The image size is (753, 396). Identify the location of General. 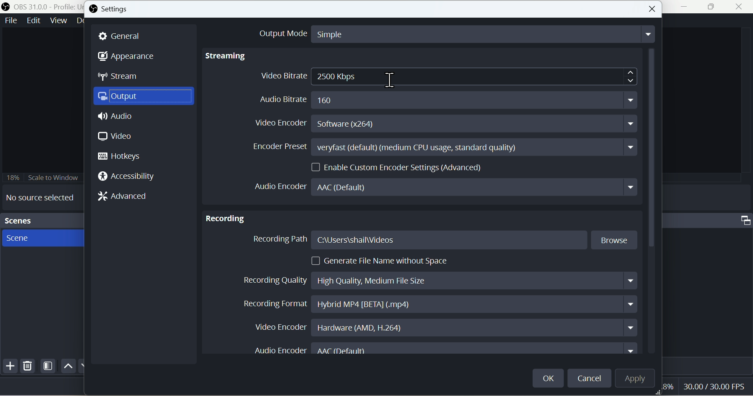
(125, 36).